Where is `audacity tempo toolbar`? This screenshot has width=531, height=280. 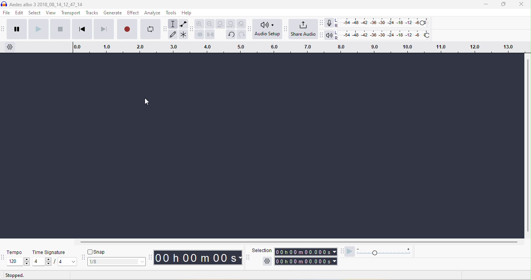 audacity tempo toolbar is located at coordinates (3, 258).